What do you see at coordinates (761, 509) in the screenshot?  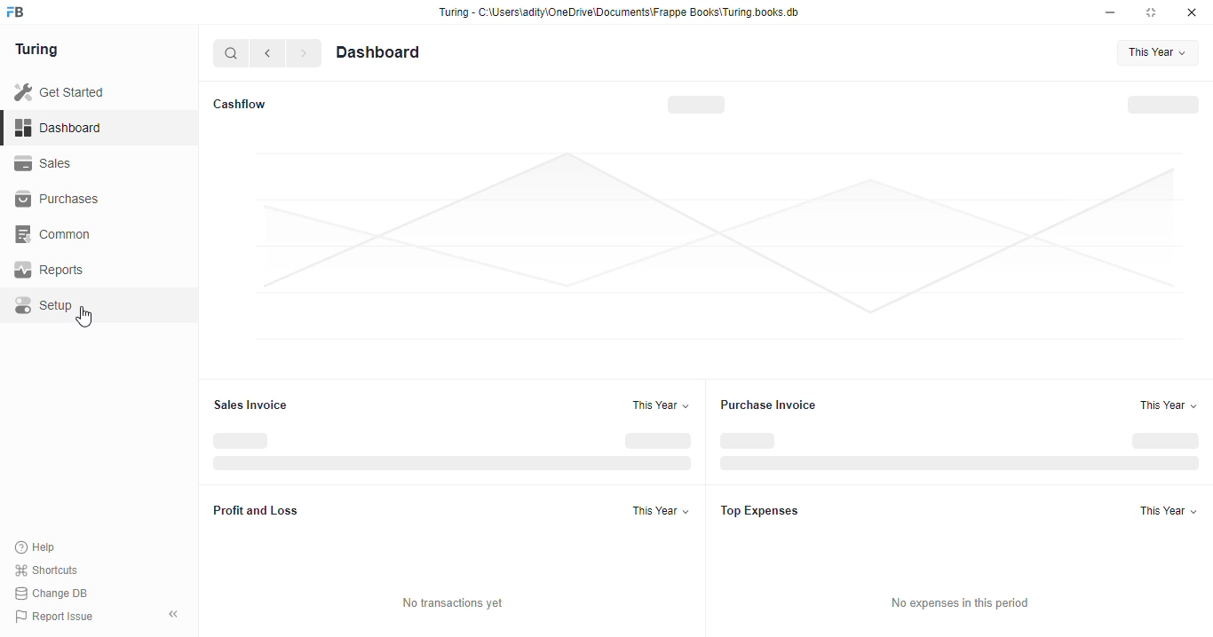 I see `Top Expenses.` at bounding box center [761, 509].